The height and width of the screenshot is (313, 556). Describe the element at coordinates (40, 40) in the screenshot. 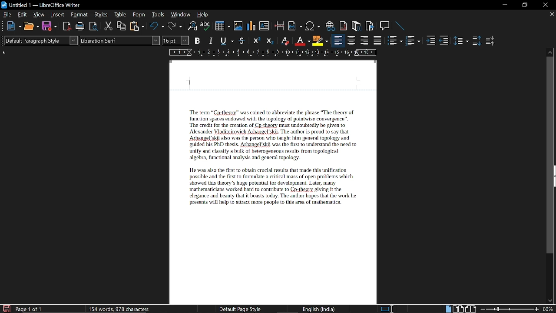

I see `Paragraph style` at that location.